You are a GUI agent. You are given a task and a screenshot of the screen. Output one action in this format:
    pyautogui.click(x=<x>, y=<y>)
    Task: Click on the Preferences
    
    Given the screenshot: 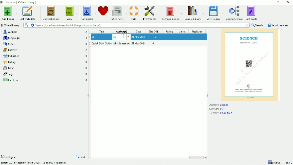 What is the action you would take?
    pyautogui.click(x=151, y=13)
    